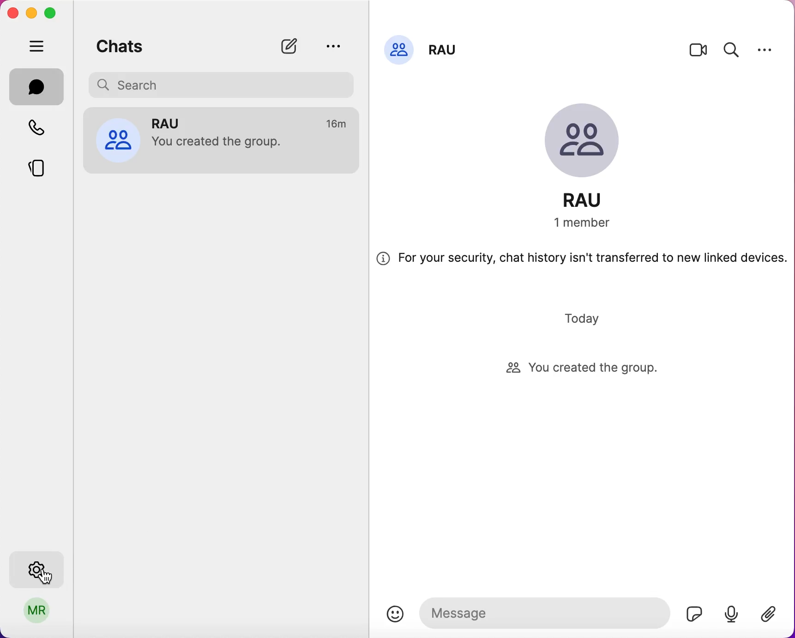 The width and height of the screenshot is (795, 638). What do you see at coordinates (44, 165) in the screenshot?
I see `stories` at bounding box center [44, 165].